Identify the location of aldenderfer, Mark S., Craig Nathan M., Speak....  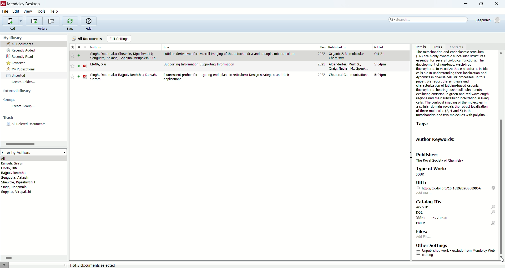
(349, 66).